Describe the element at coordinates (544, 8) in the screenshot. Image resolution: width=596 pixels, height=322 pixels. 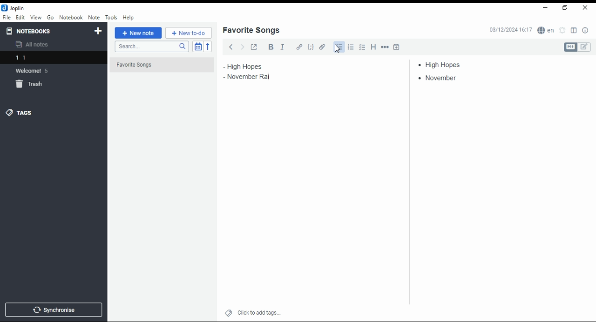
I see `minimize` at that location.